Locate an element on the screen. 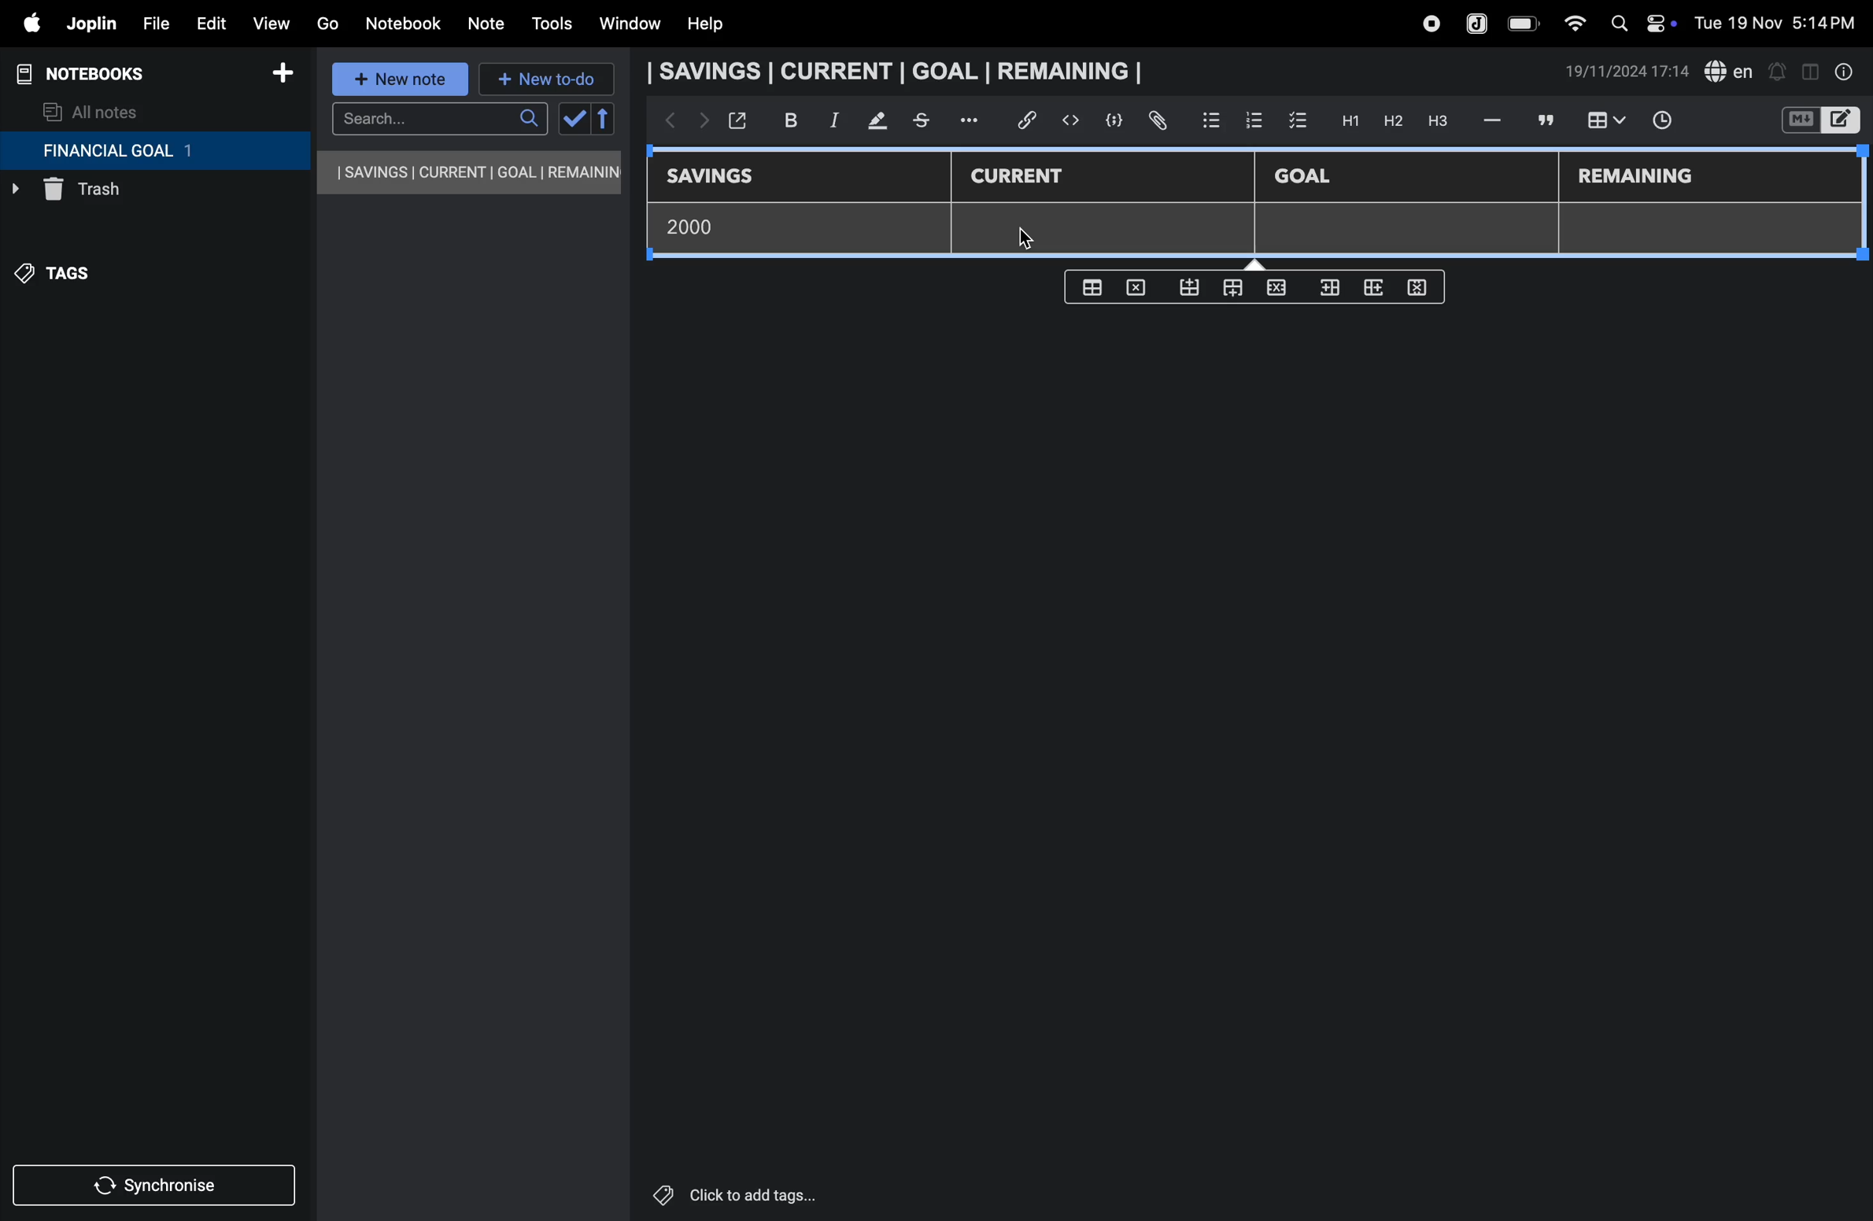 The image size is (1873, 1221). date and time is located at coordinates (1780, 21).